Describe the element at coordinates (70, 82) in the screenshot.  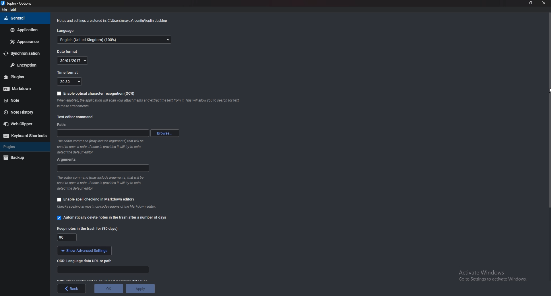
I see `20:30` at that location.